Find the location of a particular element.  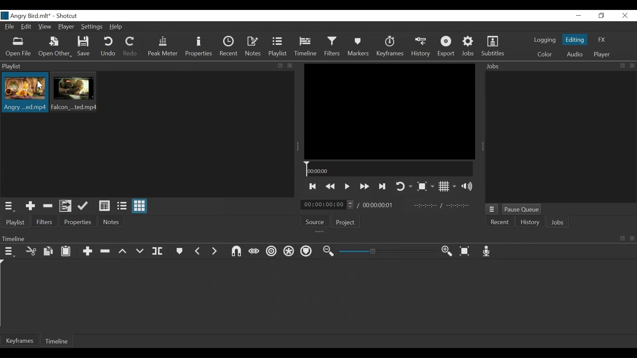

Markers is located at coordinates (359, 47).